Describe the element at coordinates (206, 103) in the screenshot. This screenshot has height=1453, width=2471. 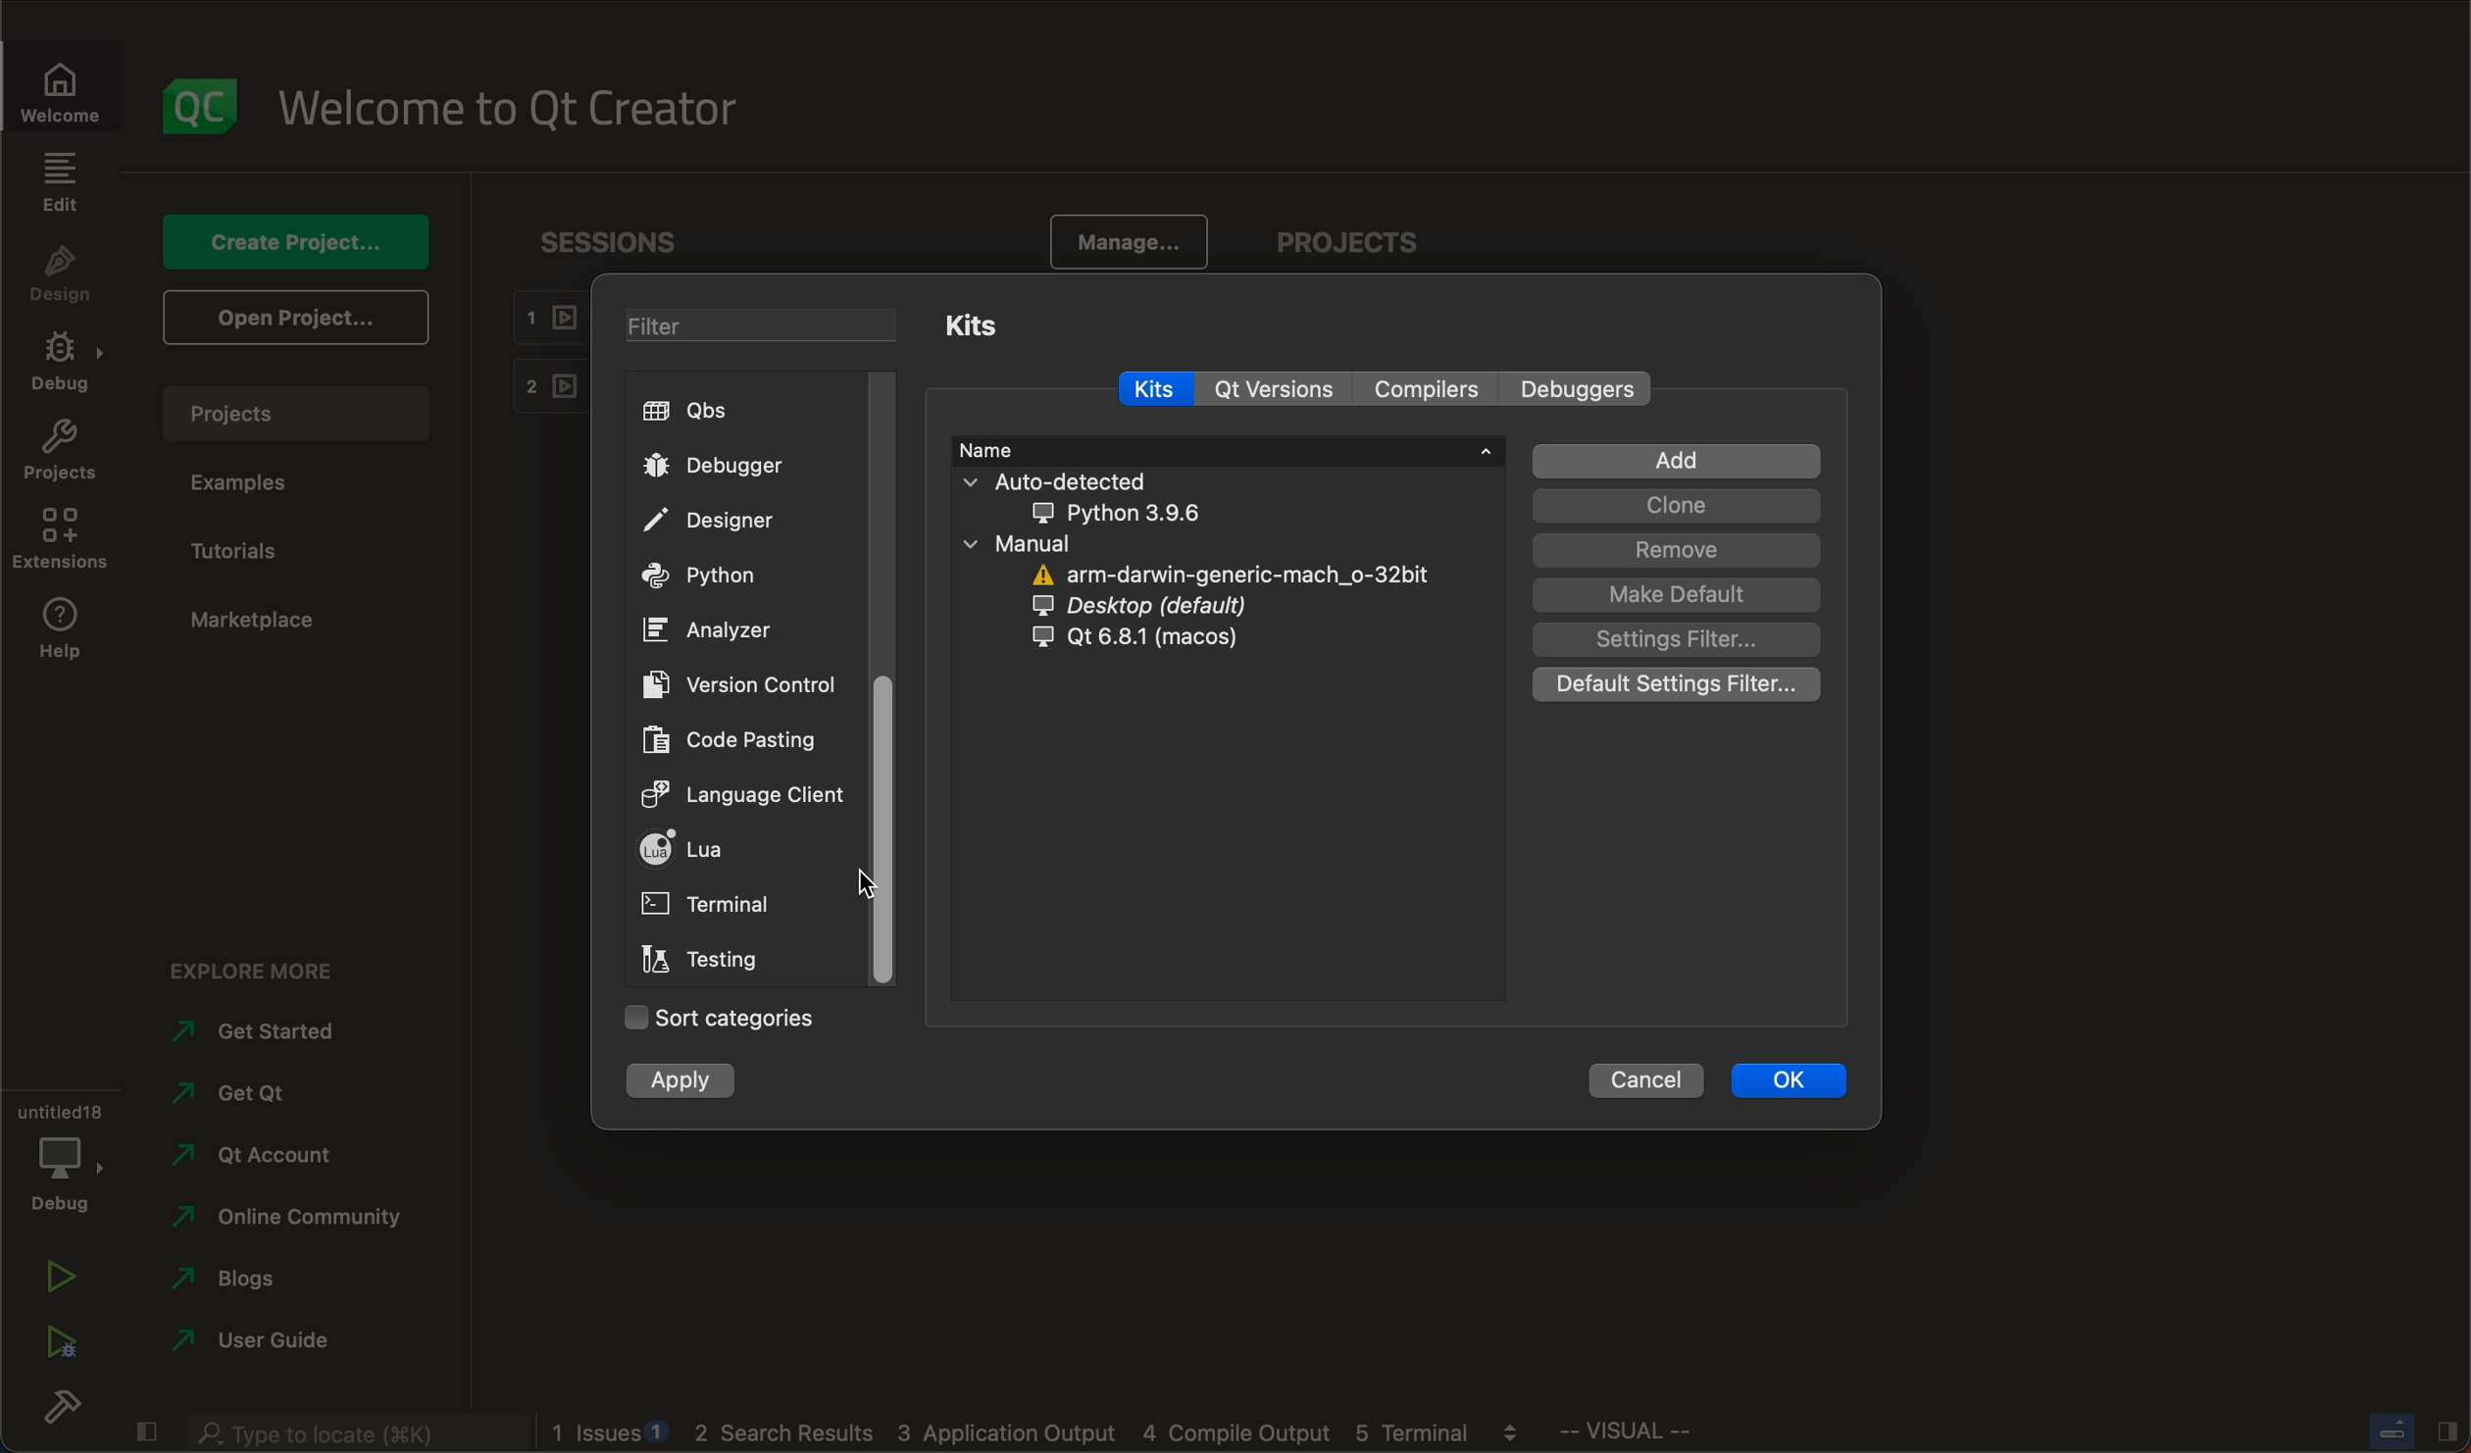
I see `logo` at that location.